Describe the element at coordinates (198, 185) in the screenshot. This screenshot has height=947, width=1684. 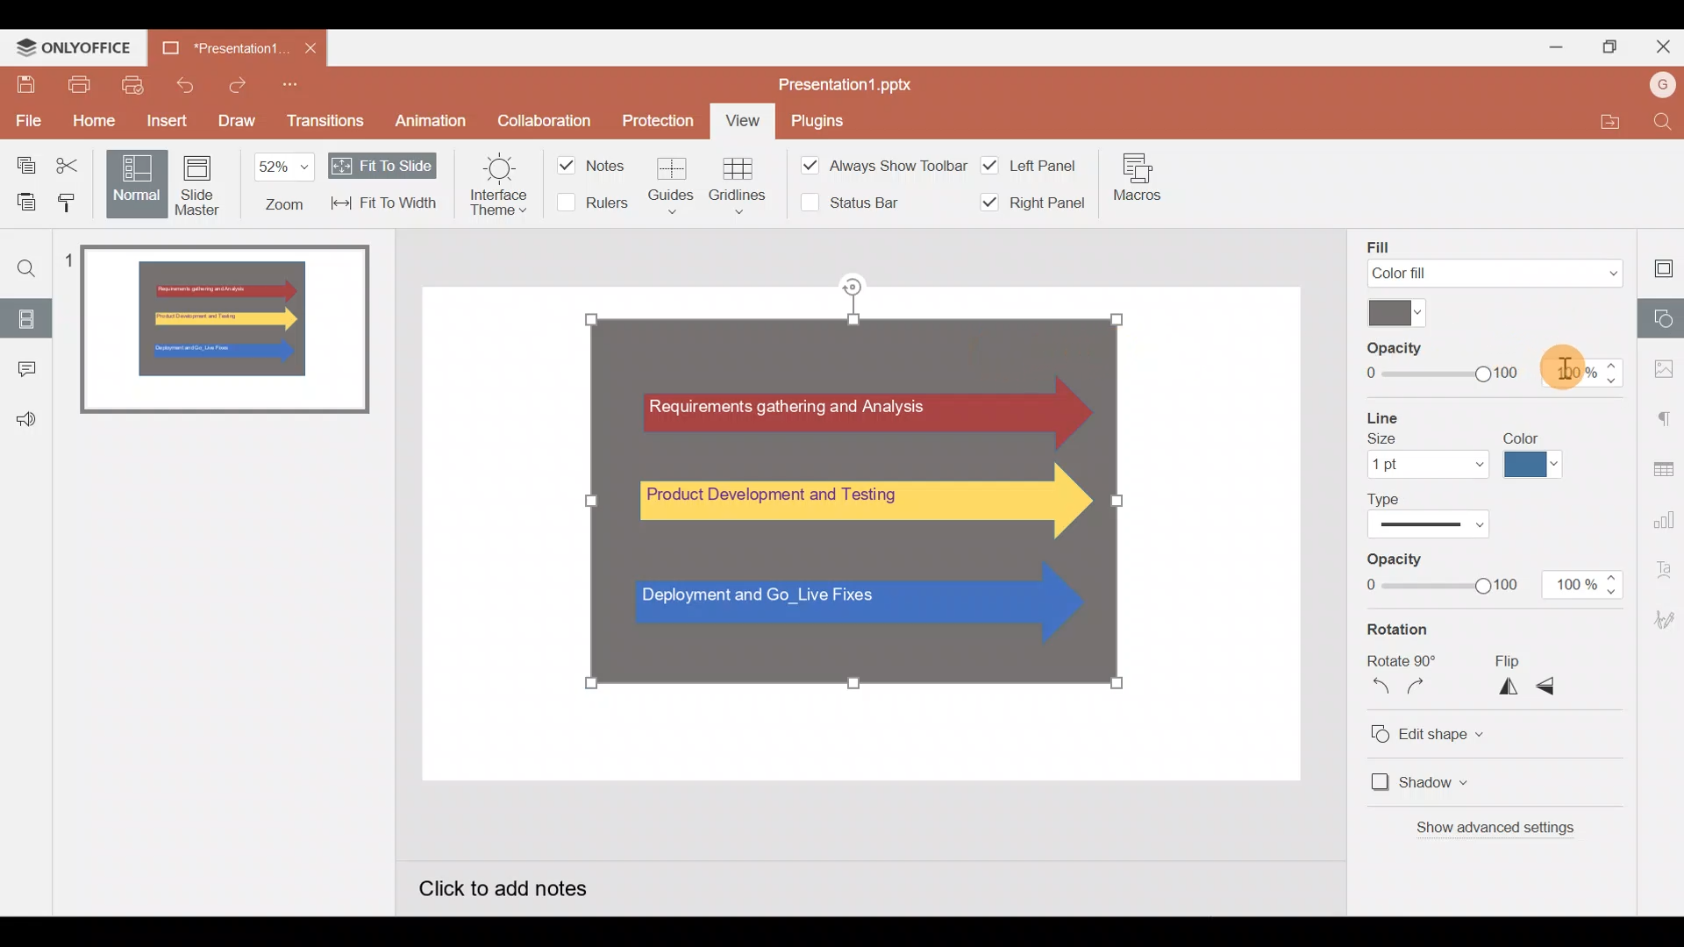
I see `Slide master` at that location.